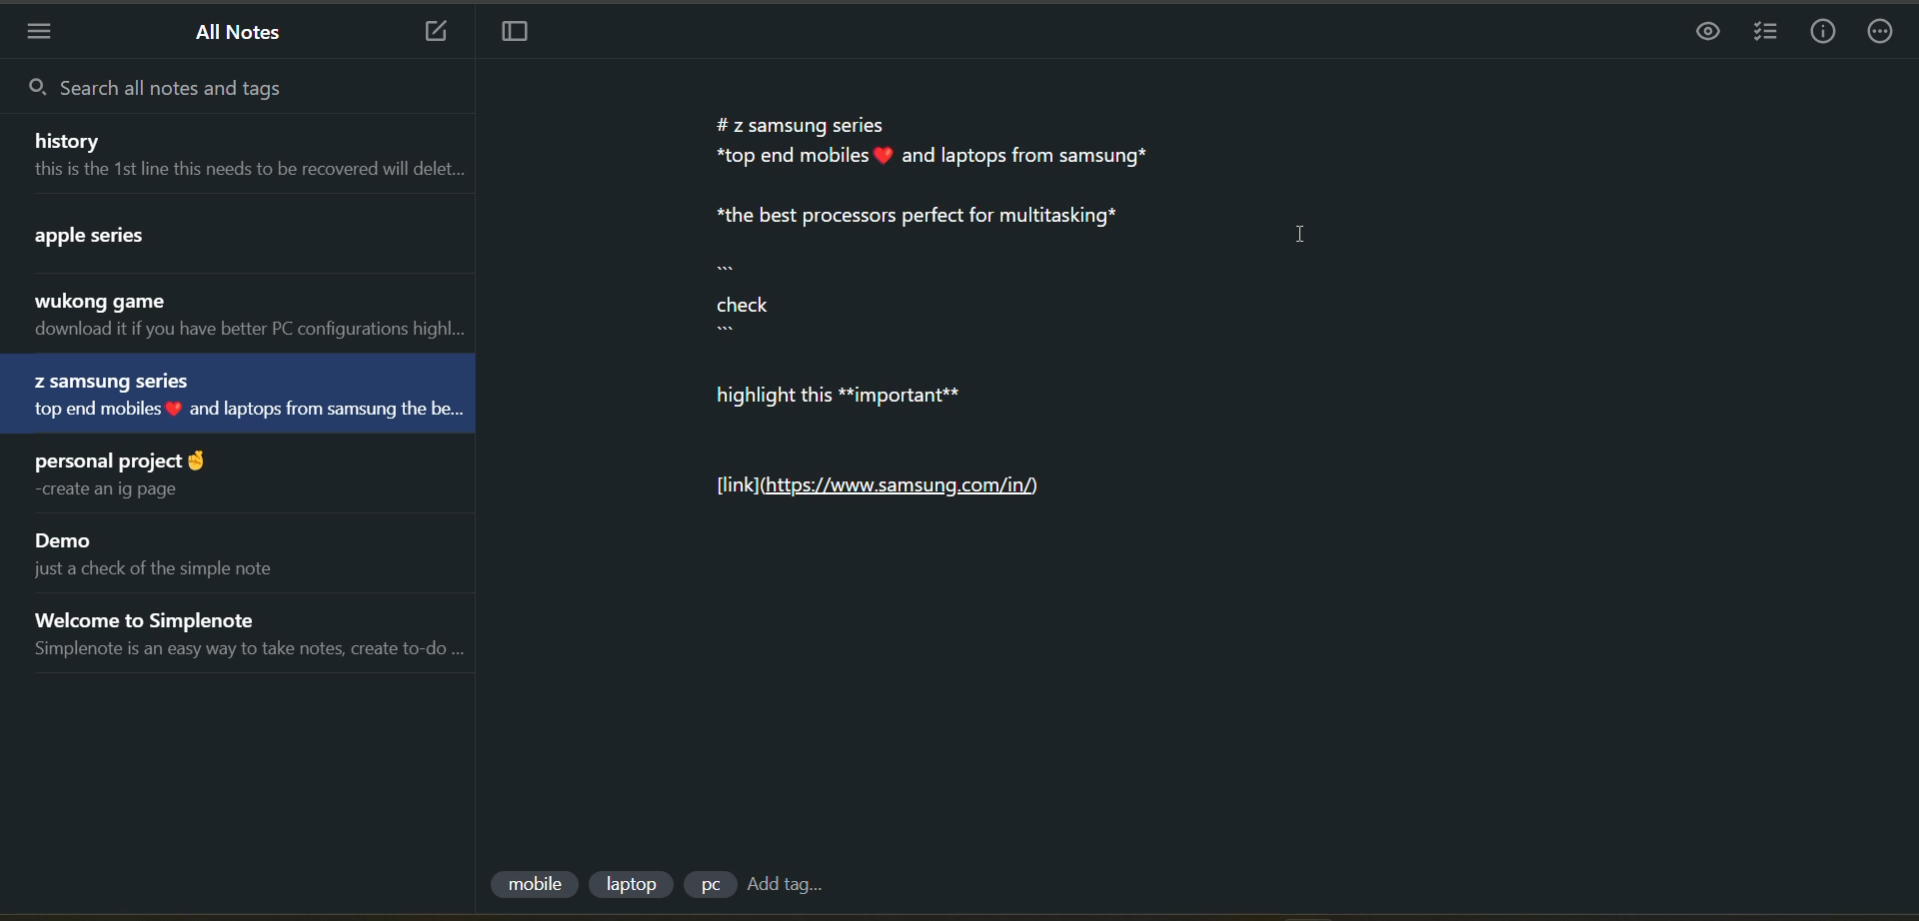 The image size is (1919, 921). Describe the element at coordinates (948, 273) in the screenshot. I see `data from current note` at that location.